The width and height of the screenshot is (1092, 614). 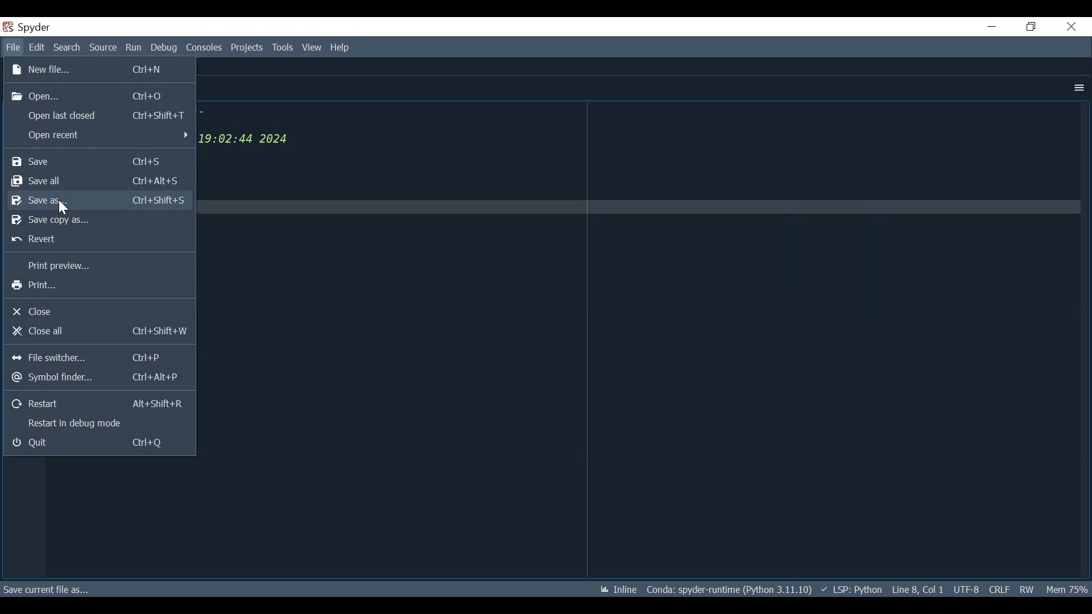 I want to click on Conda Environment Indicator, so click(x=727, y=590).